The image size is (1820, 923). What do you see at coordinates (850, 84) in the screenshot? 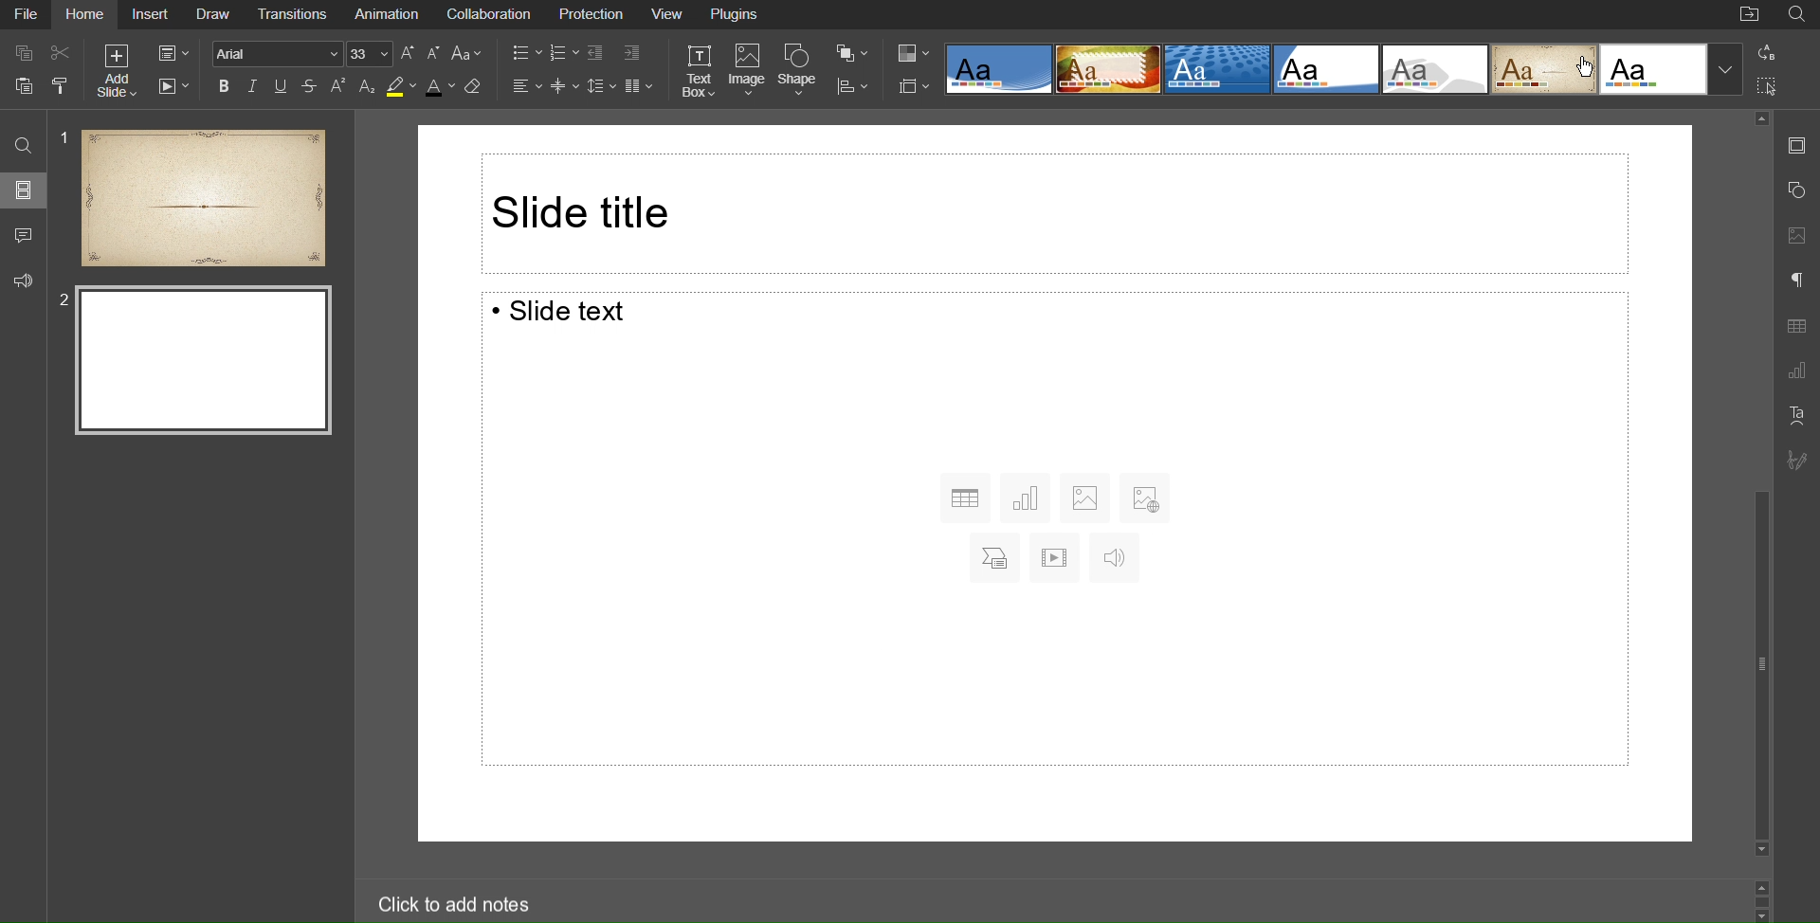
I see `Distribute` at bounding box center [850, 84].